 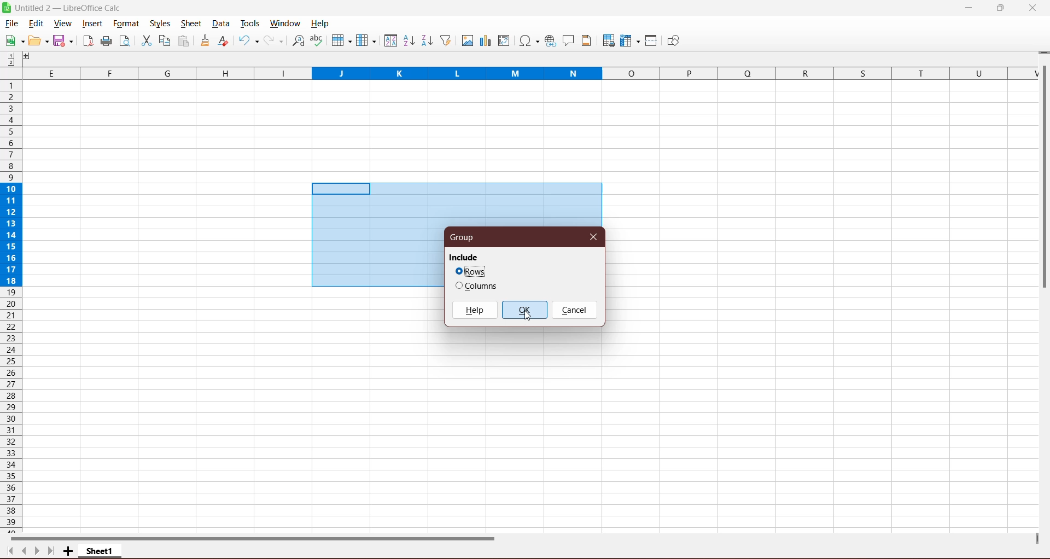 What do you see at coordinates (526, 310) in the screenshot?
I see `OK` at bounding box center [526, 310].